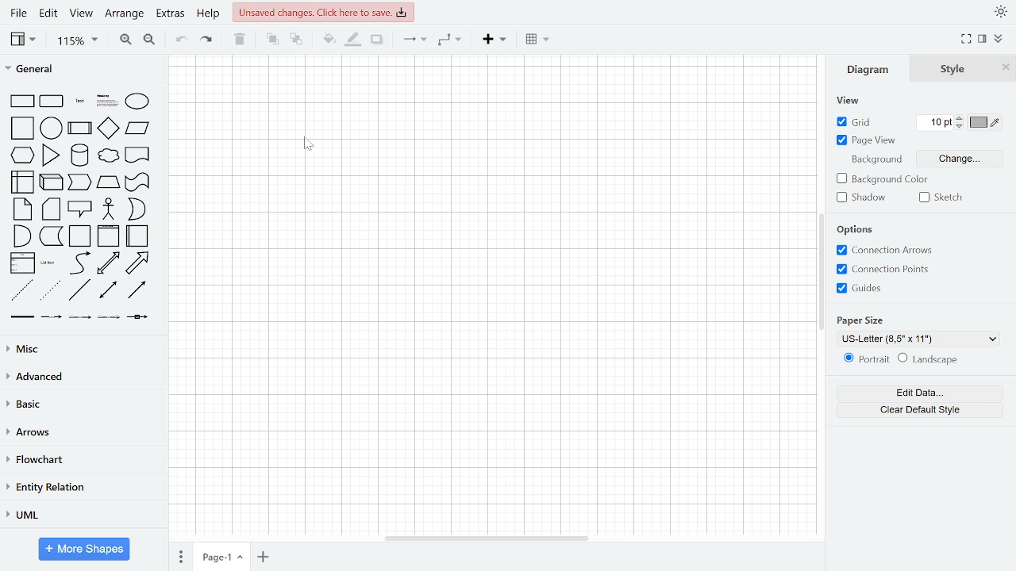 Image resolution: width=1016 pixels, height=571 pixels. Describe the element at coordinates (24, 291) in the screenshot. I see `dashed line` at that location.